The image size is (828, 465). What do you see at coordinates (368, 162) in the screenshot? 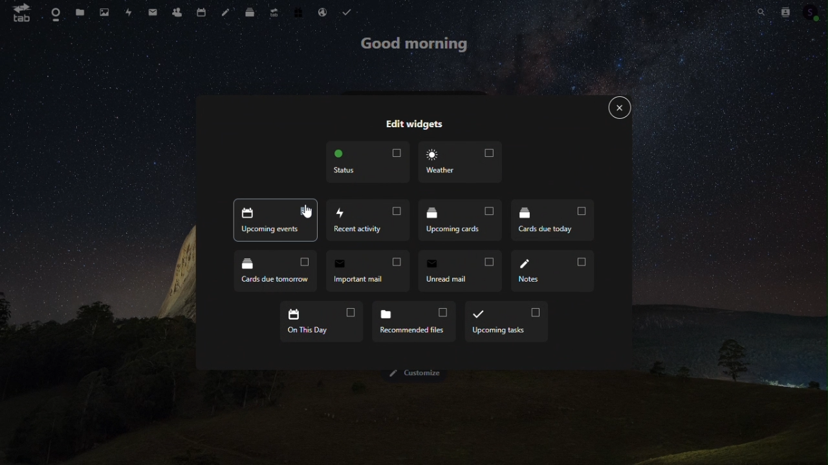
I see `Status` at bounding box center [368, 162].